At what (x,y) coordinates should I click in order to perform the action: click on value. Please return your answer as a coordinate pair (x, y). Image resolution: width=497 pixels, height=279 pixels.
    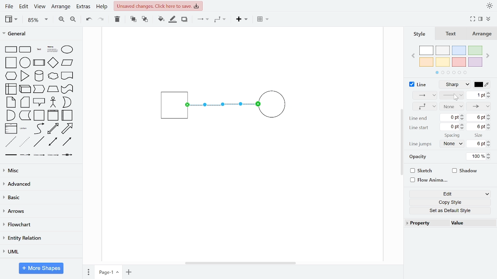
    Looking at the image, I should click on (471, 223).